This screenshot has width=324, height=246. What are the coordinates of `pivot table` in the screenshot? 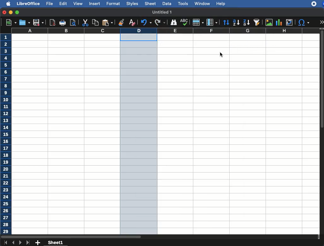 It's located at (289, 22).